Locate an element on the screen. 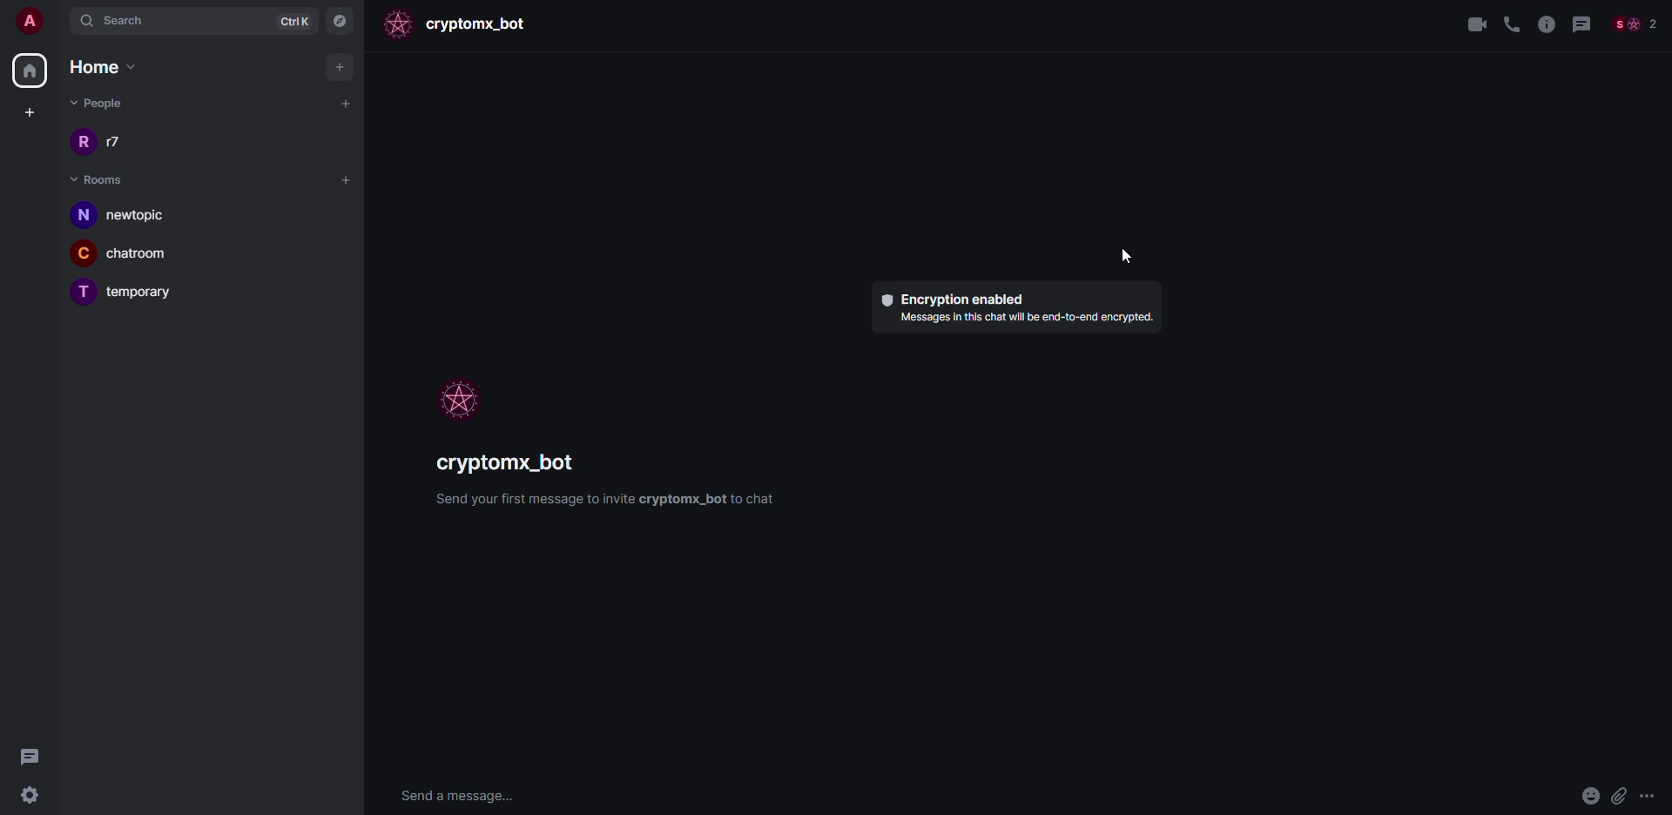  r7 is located at coordinates (121, 141).